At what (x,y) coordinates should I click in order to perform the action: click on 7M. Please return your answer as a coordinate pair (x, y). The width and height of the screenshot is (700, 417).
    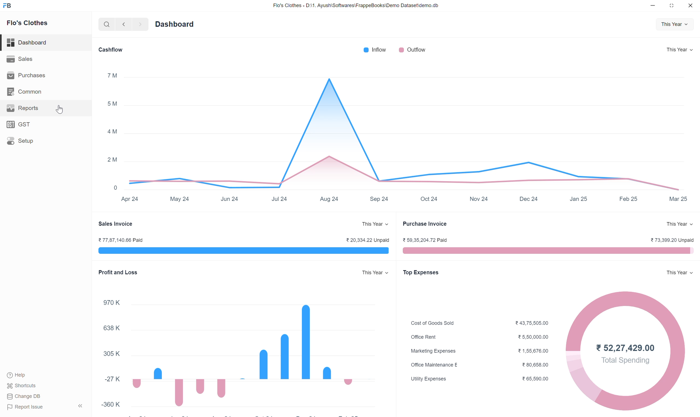
    Looking at the image, I should click on (111, 75).